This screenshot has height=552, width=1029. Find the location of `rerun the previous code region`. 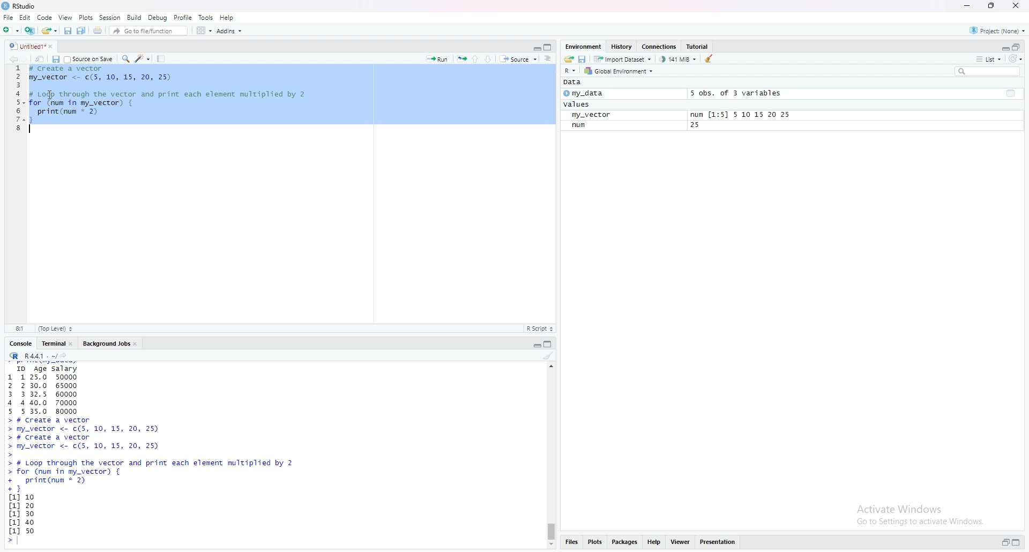

rerun the previous code region is located at coordinates (461, 57).